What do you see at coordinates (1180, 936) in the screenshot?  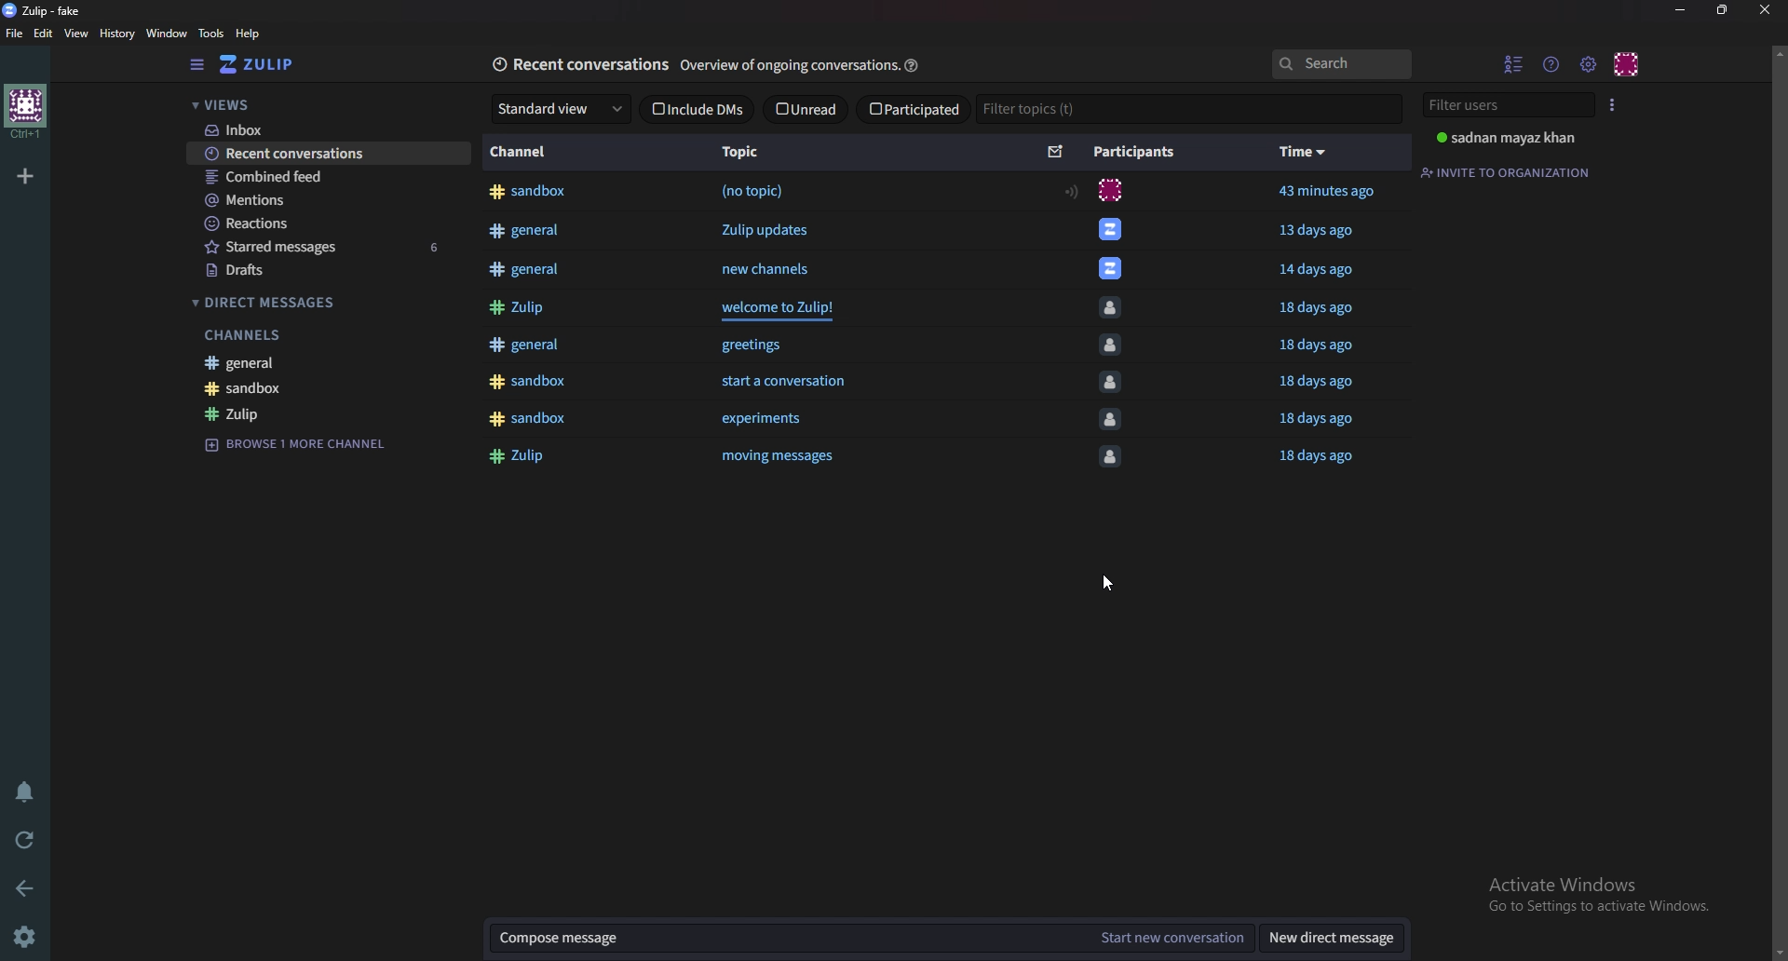 I see `Start new conversation` at bounding box center [1180, 936].